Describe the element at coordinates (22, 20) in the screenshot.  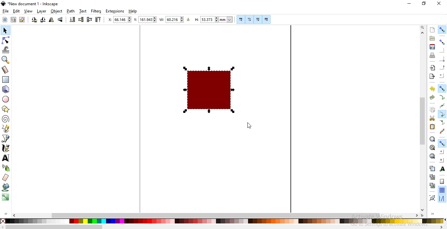
I see `deselect any selected objects or nodes` at that location.